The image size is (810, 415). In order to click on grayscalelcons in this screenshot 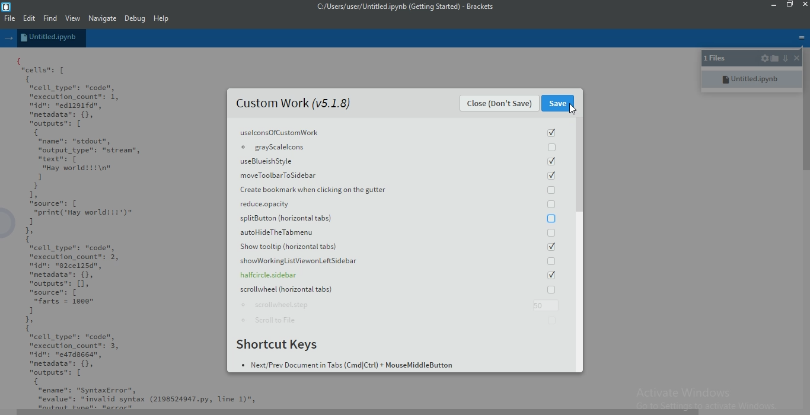, I will do `click(403, 147)`.